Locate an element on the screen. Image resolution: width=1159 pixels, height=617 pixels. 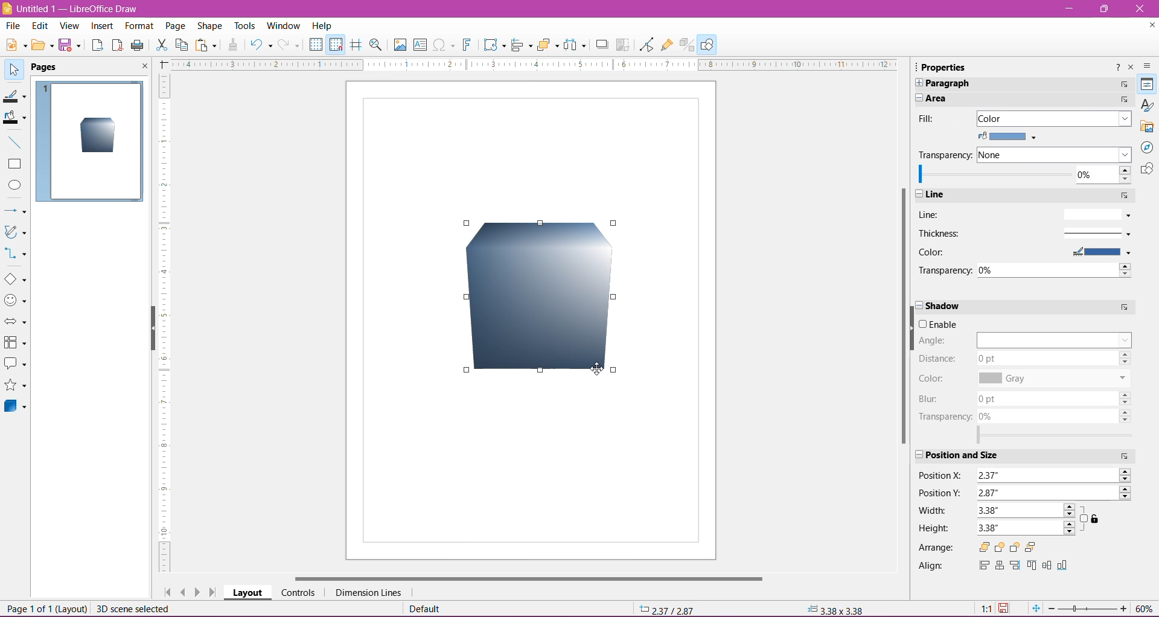
Zoom Factor is located at coordinates (1145, 609).